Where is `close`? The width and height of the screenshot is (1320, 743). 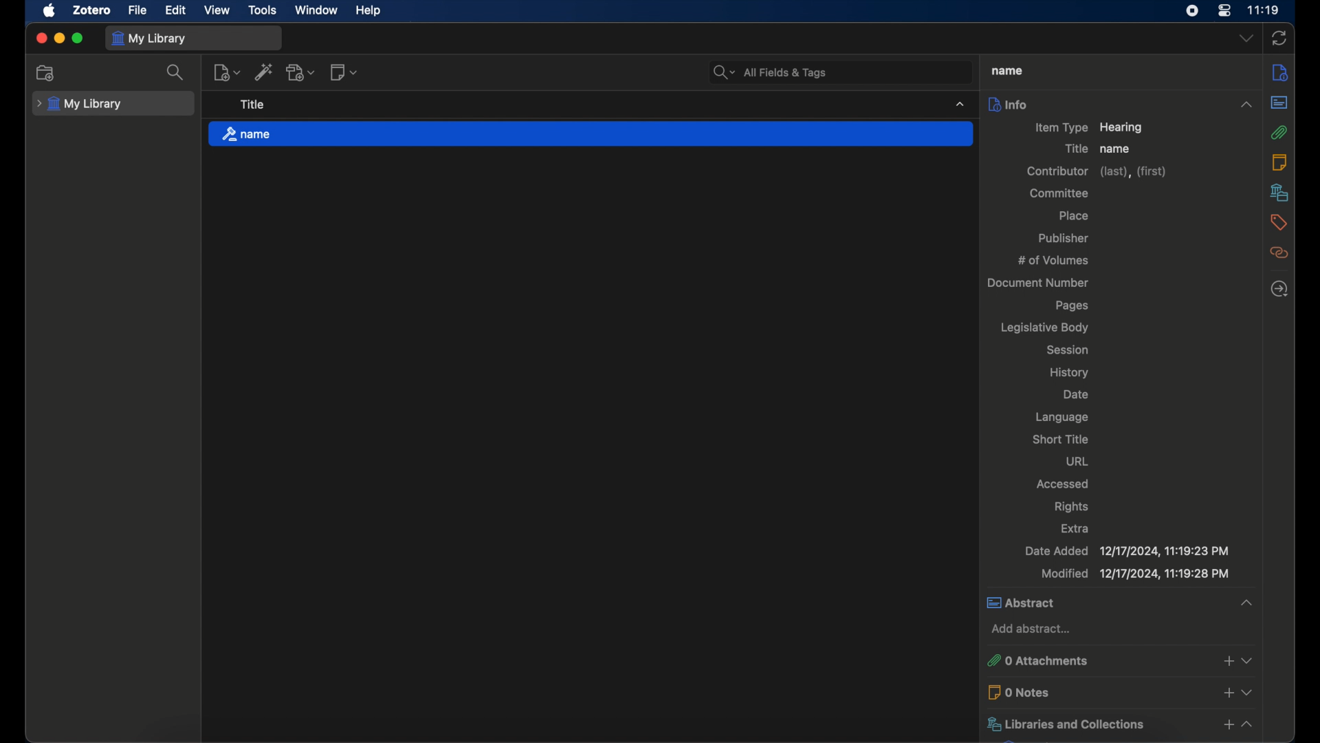
close is located at coordinates (41, 38).